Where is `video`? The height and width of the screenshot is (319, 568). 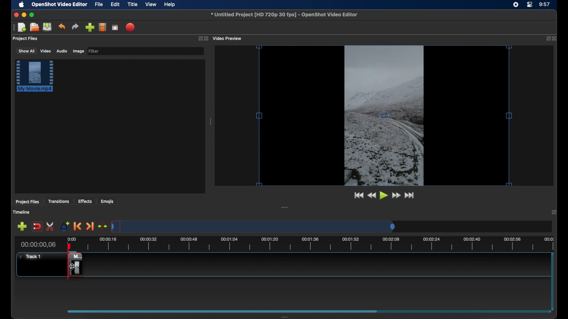 video is located at coordinates (46, 51).